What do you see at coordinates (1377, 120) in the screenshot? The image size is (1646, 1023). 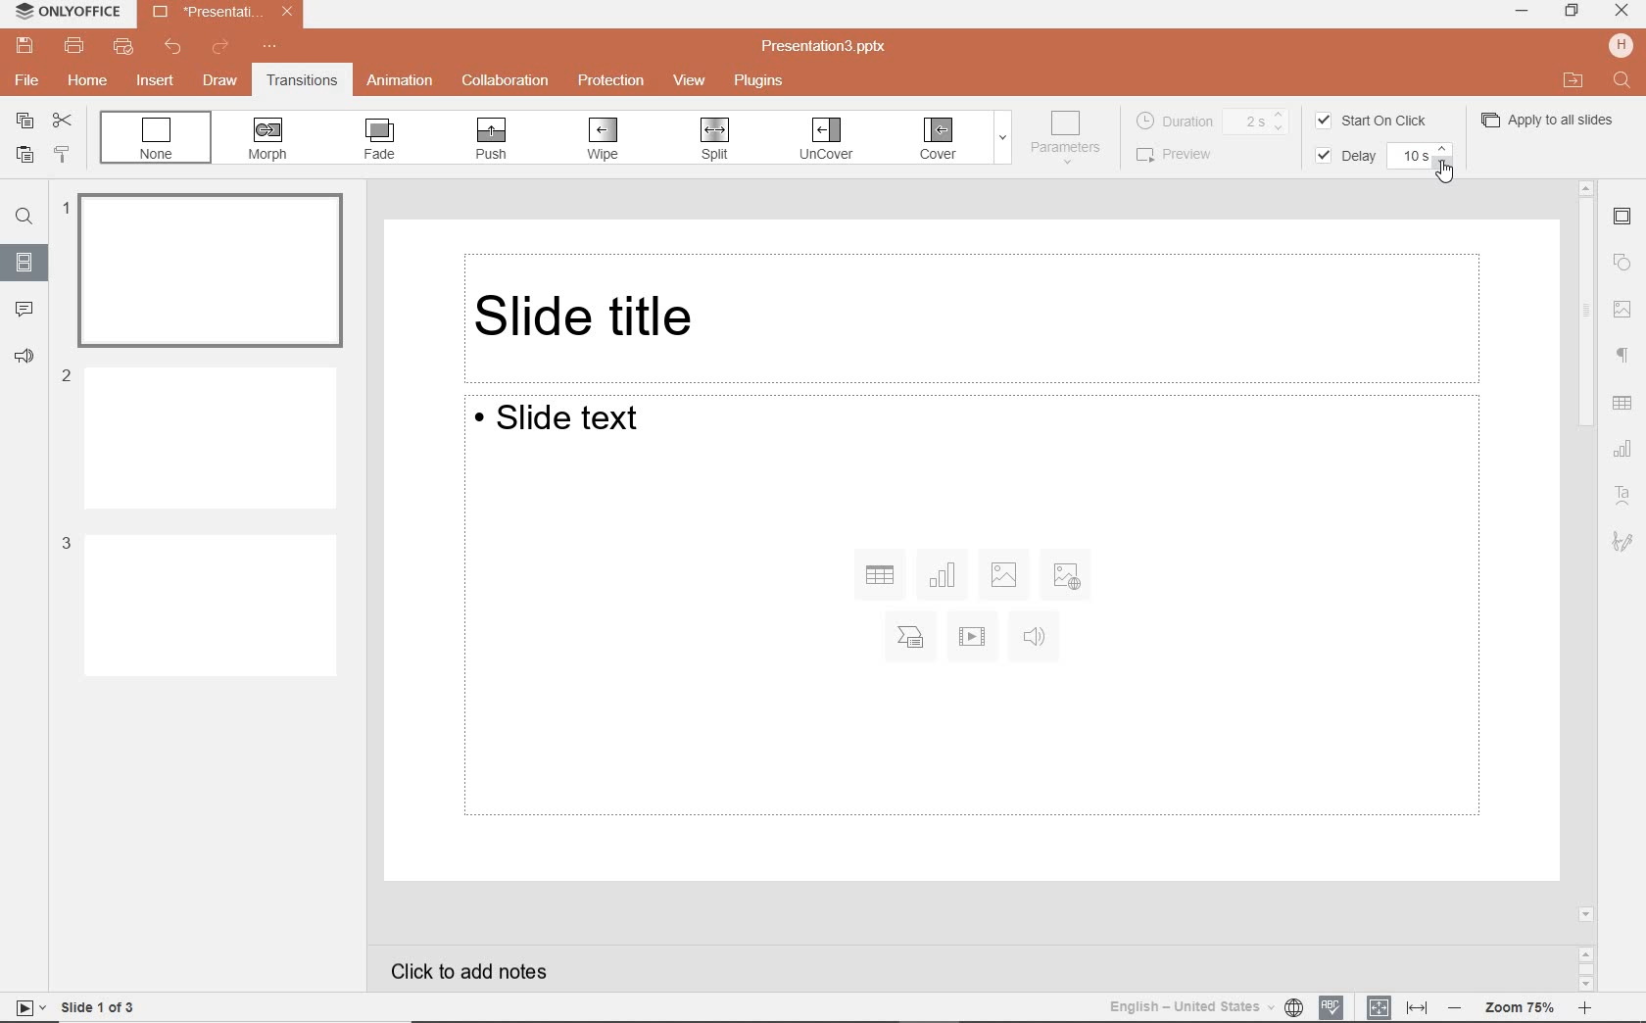 I see `START ON CLICK` at bounding box center [1377, 120].